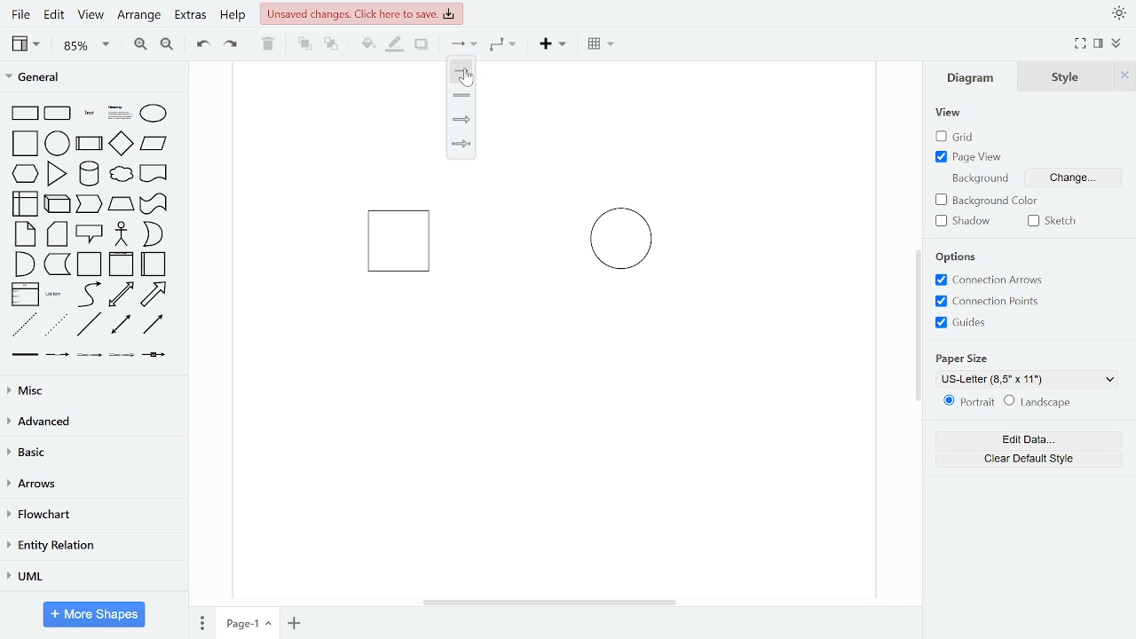  I want to click on cylinder, so click(91, 175).